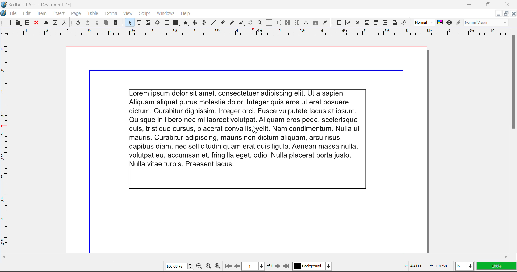 This screenshot has height=272, width=517. Describe the element at coordinates (179, 267) in the screenshot. I see `Zoom 100%` at that location.